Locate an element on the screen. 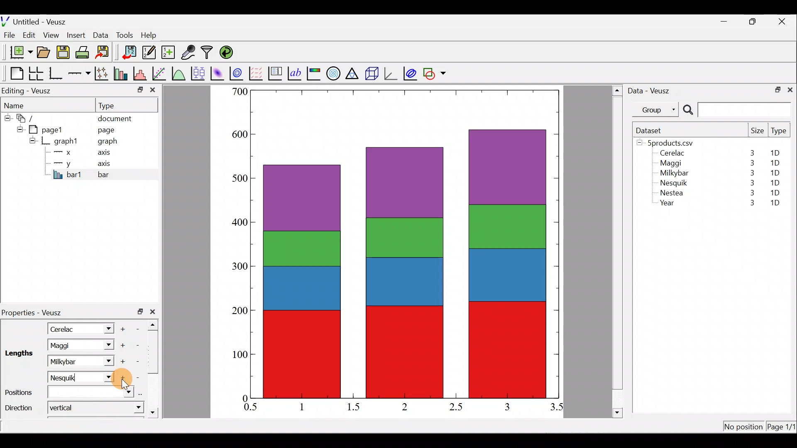 This screenshot has height=448, width=797. Add another item is located at coordinates (122, 346).